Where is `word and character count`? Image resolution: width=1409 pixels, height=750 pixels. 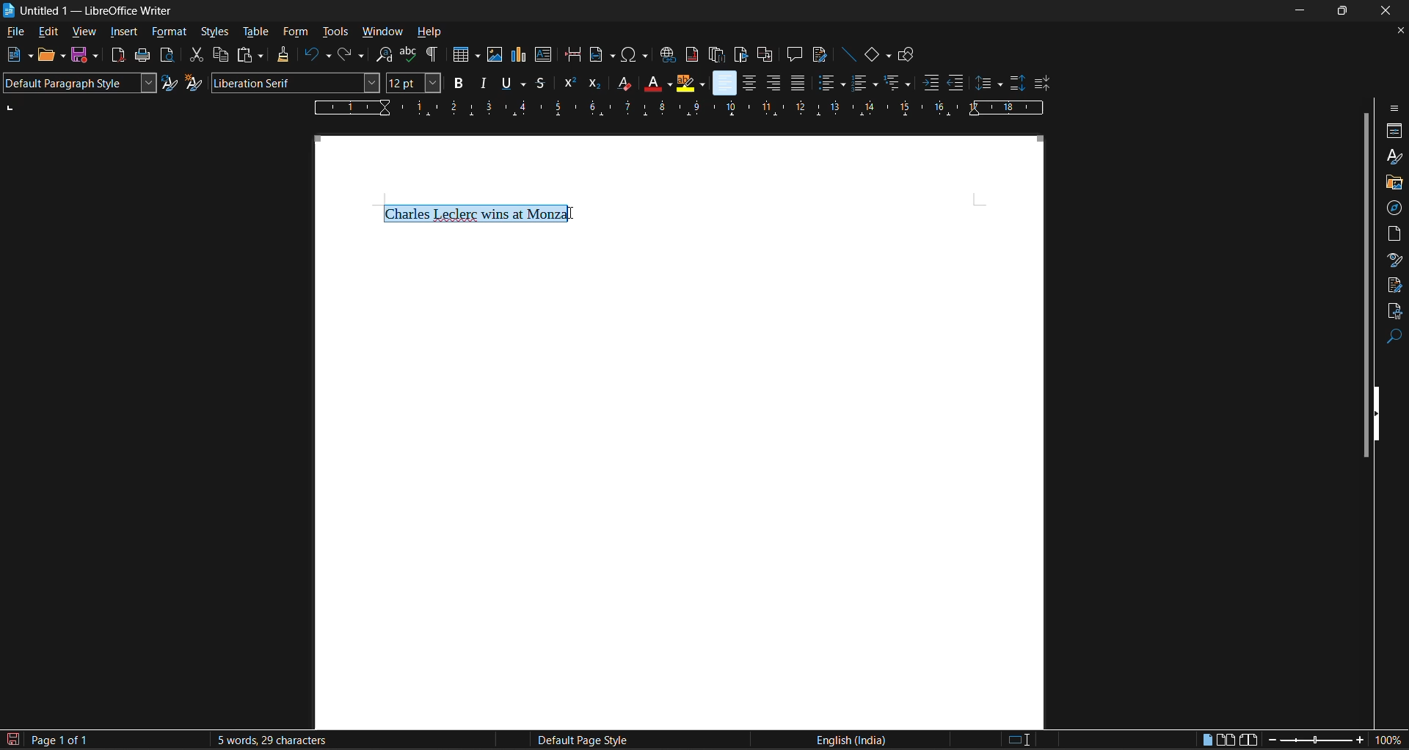 word and character count is located at coordinates (270, 740).